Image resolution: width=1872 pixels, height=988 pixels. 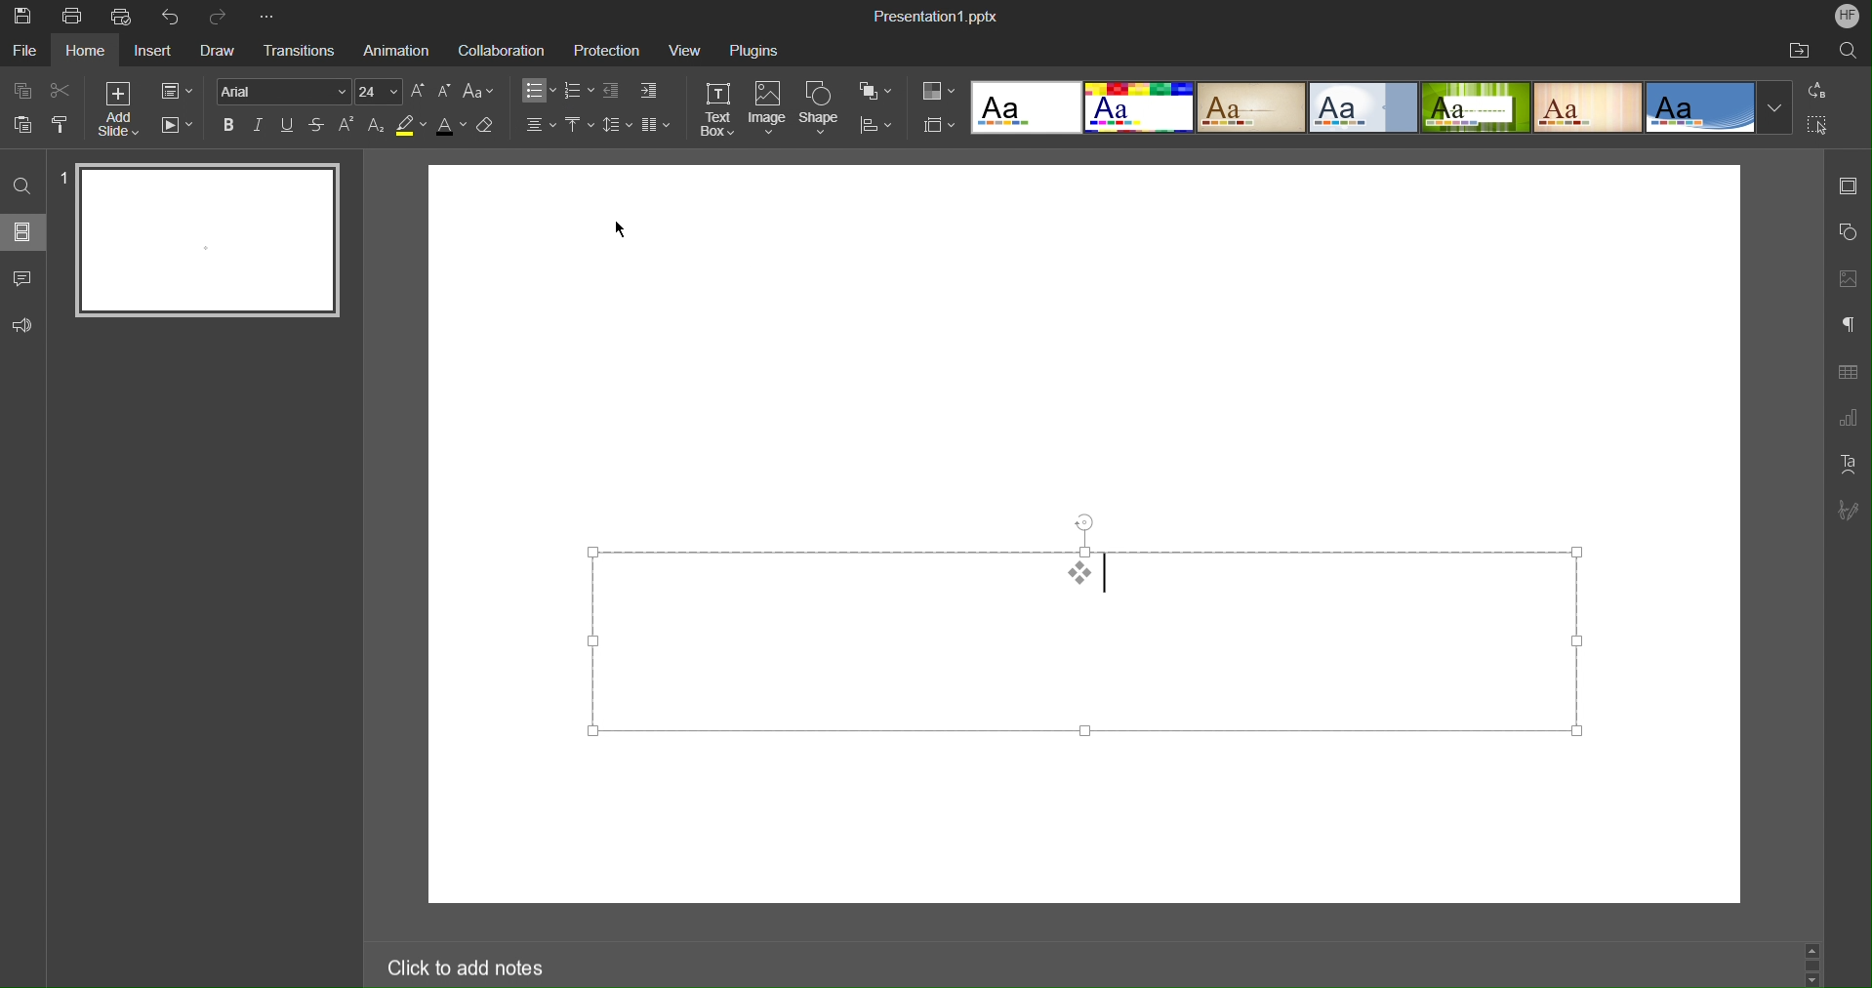 What do you see at coordinates (409, 127) in the screenshot?
I see `Highlight` at bounding box center [409, 127].